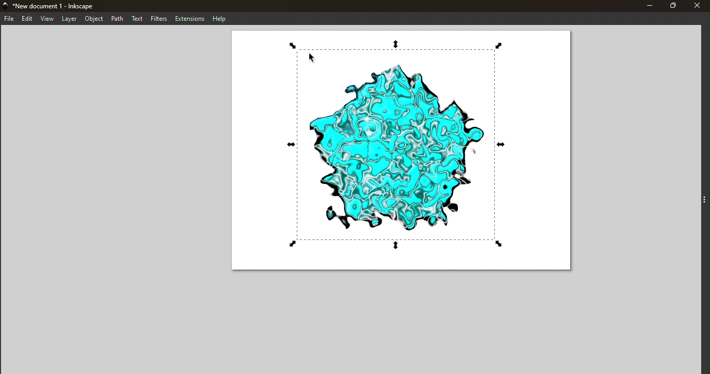 Image resolution: width=710 pixels, height=374 pixels. Describe the element at coordinates (190, 18) in the screenshot. I see `Extensions` at that location.